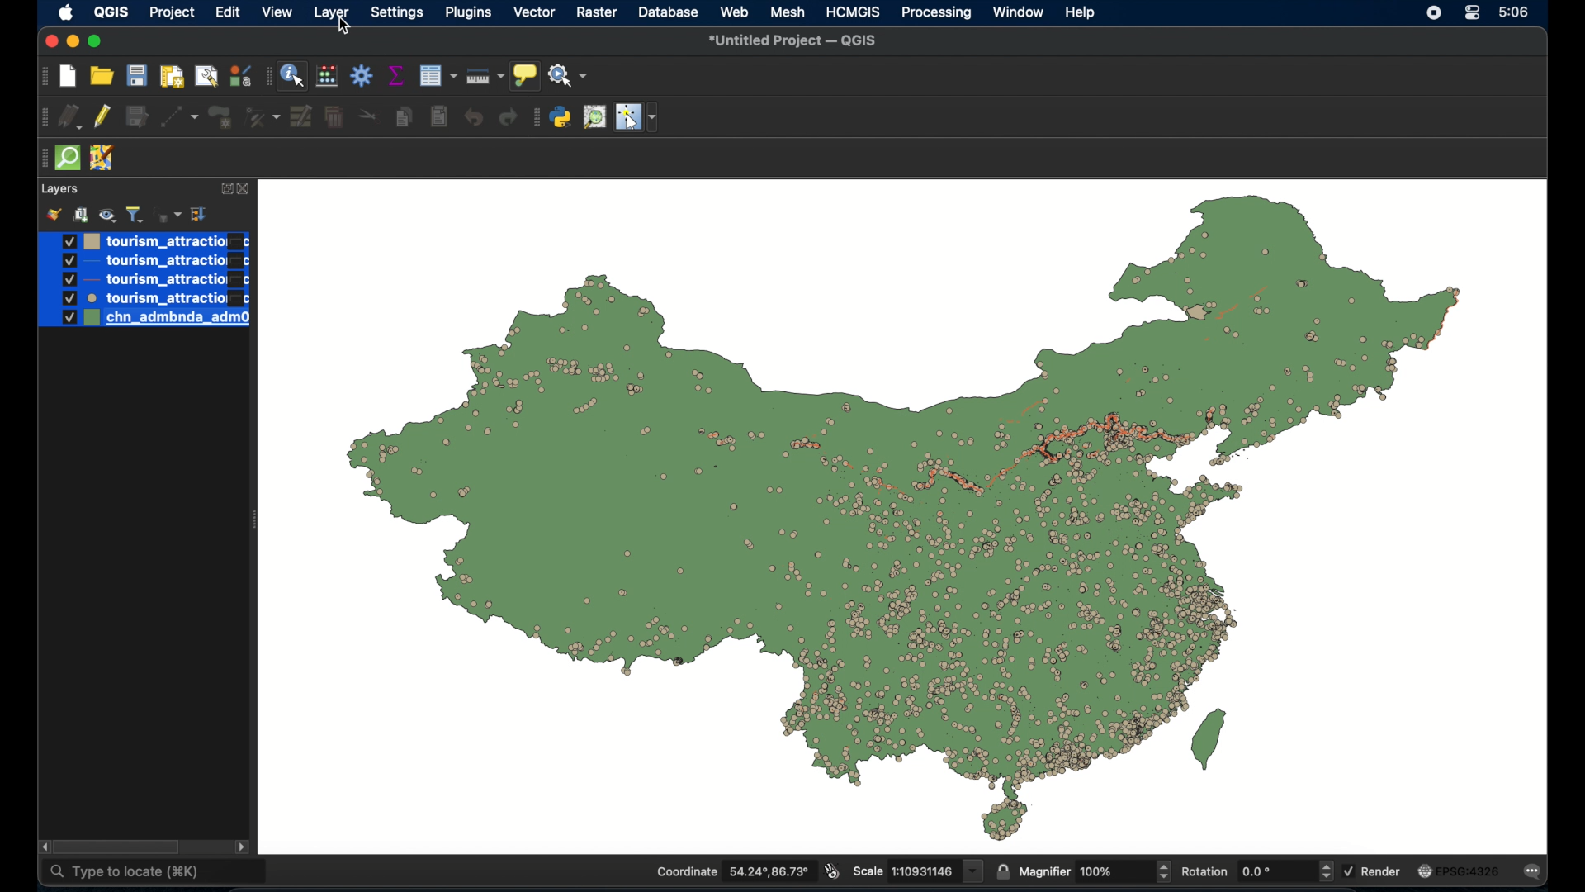  I want to click on collapse all, so click(198, 214).